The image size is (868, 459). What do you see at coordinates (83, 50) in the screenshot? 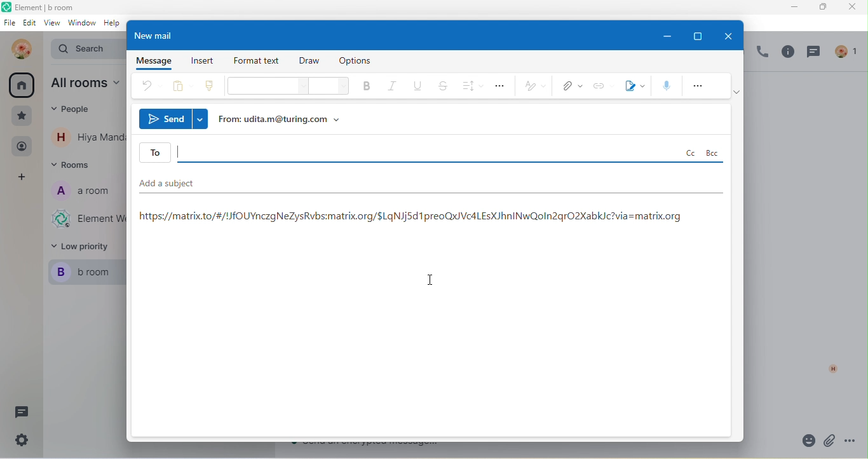
I see `Search` at bounding box center [83, 50].